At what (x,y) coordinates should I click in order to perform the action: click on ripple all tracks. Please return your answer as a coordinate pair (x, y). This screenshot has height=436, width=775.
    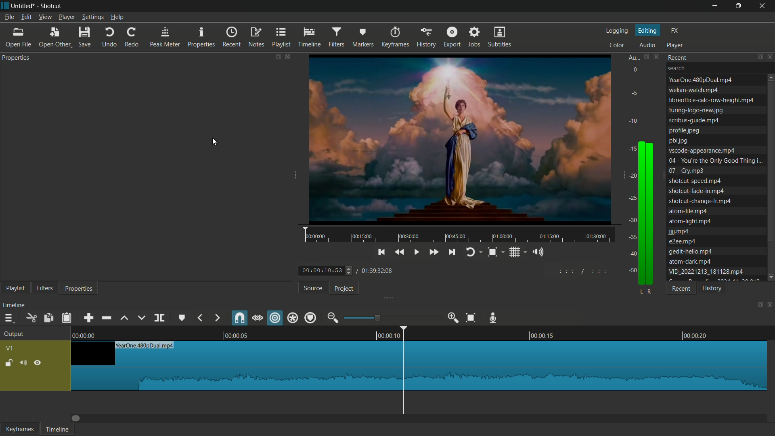
    Looking at the image, I should click on (293, 318).